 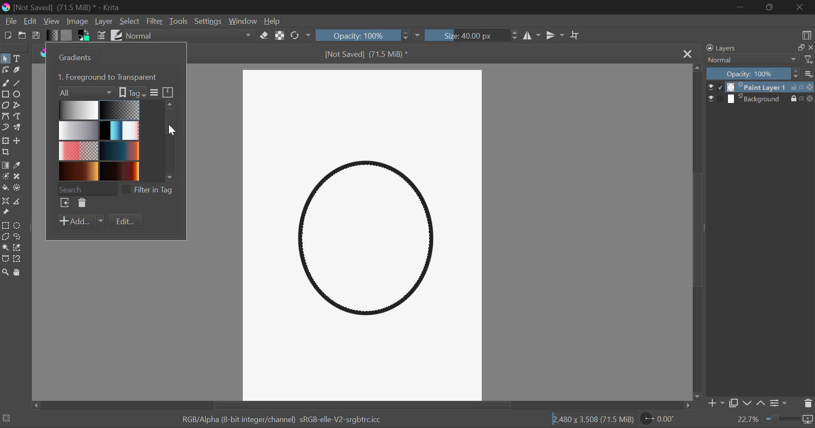 I want to click on Save, so click(x=37, y=36).